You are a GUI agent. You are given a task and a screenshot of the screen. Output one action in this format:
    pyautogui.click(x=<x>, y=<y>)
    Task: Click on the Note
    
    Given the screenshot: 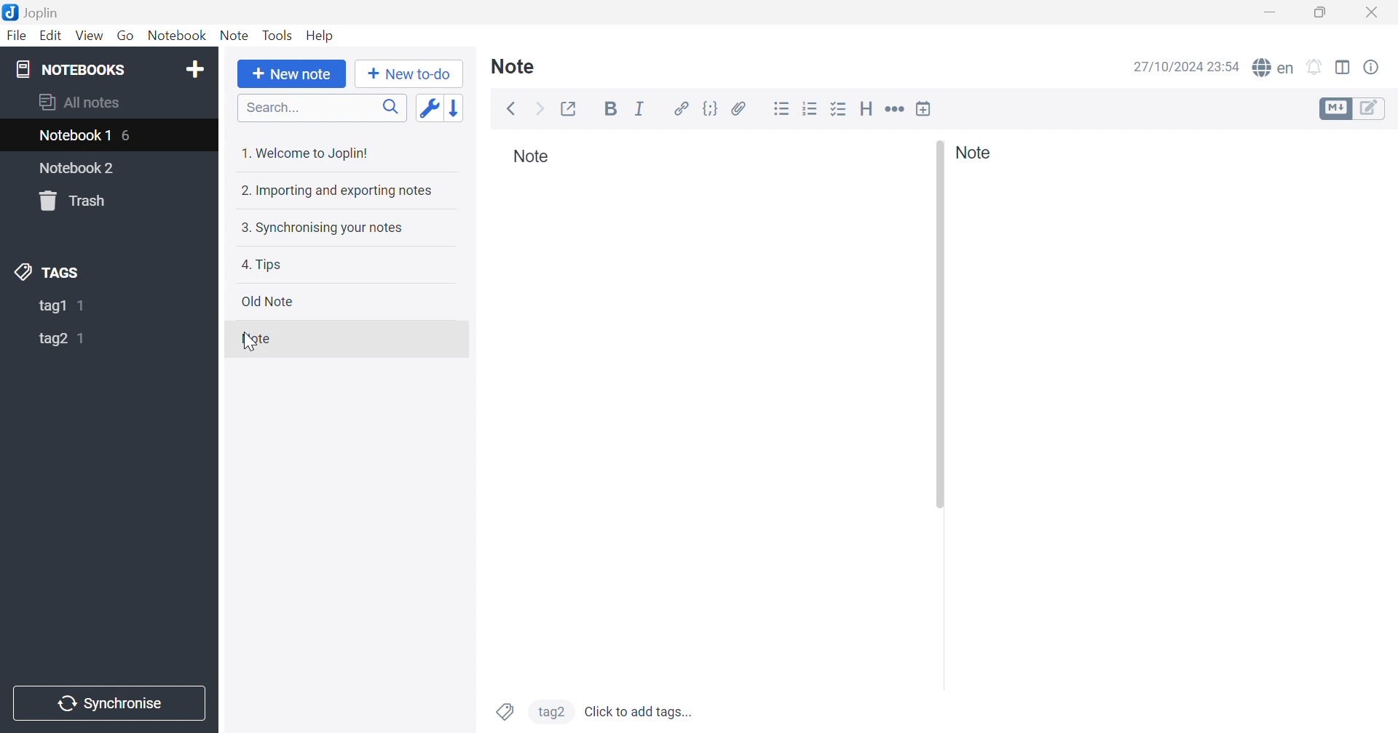 What is the action you would take?
    pyautogui.click(x=514, y=68)
    